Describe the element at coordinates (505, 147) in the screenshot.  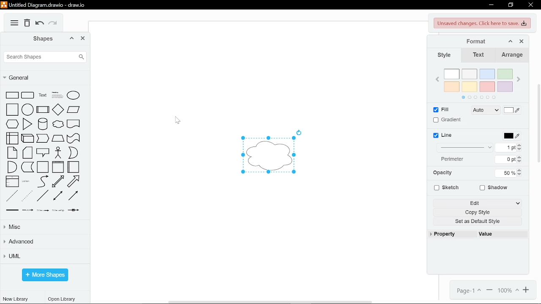
I see `current line width` at that location.